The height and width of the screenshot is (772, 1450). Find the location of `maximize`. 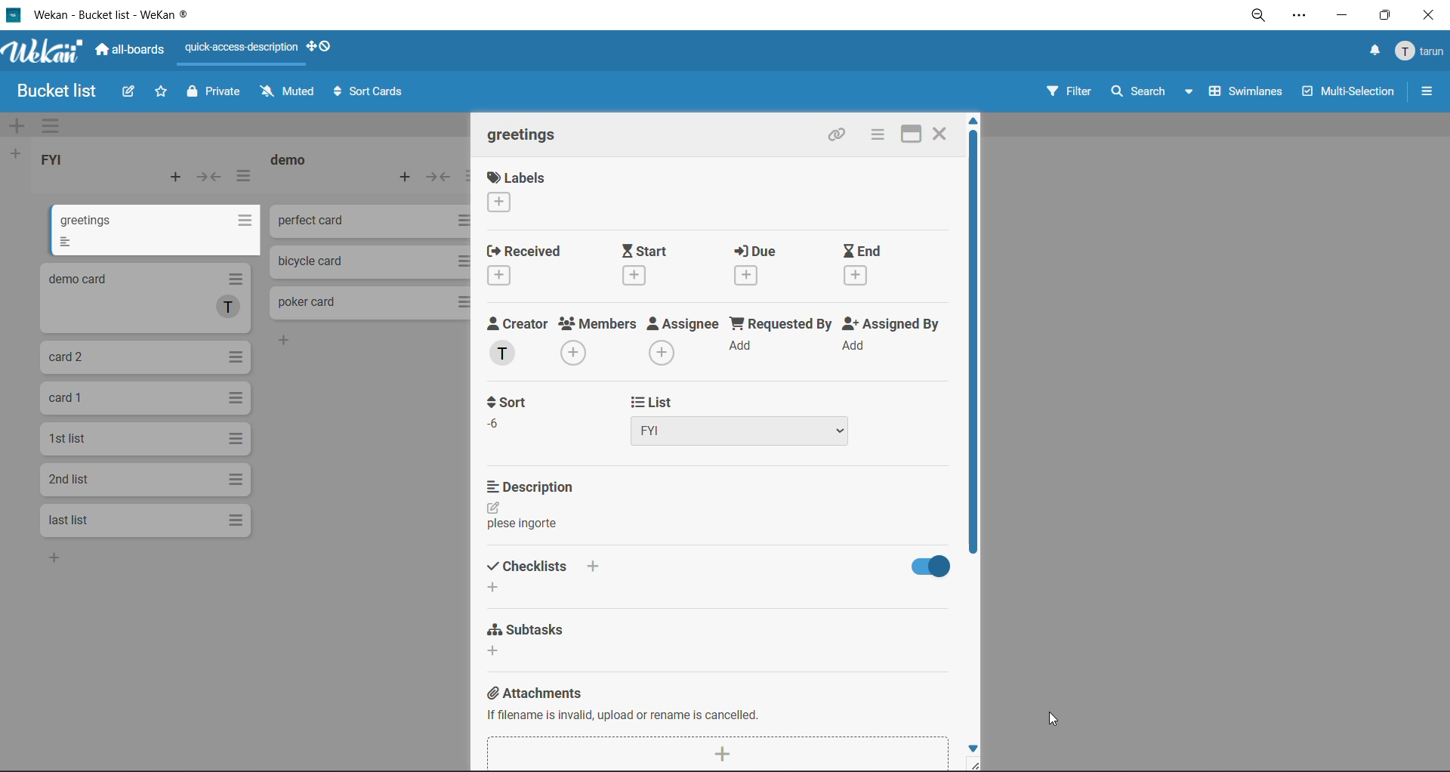

maximize is located at coordinates (915, 135).